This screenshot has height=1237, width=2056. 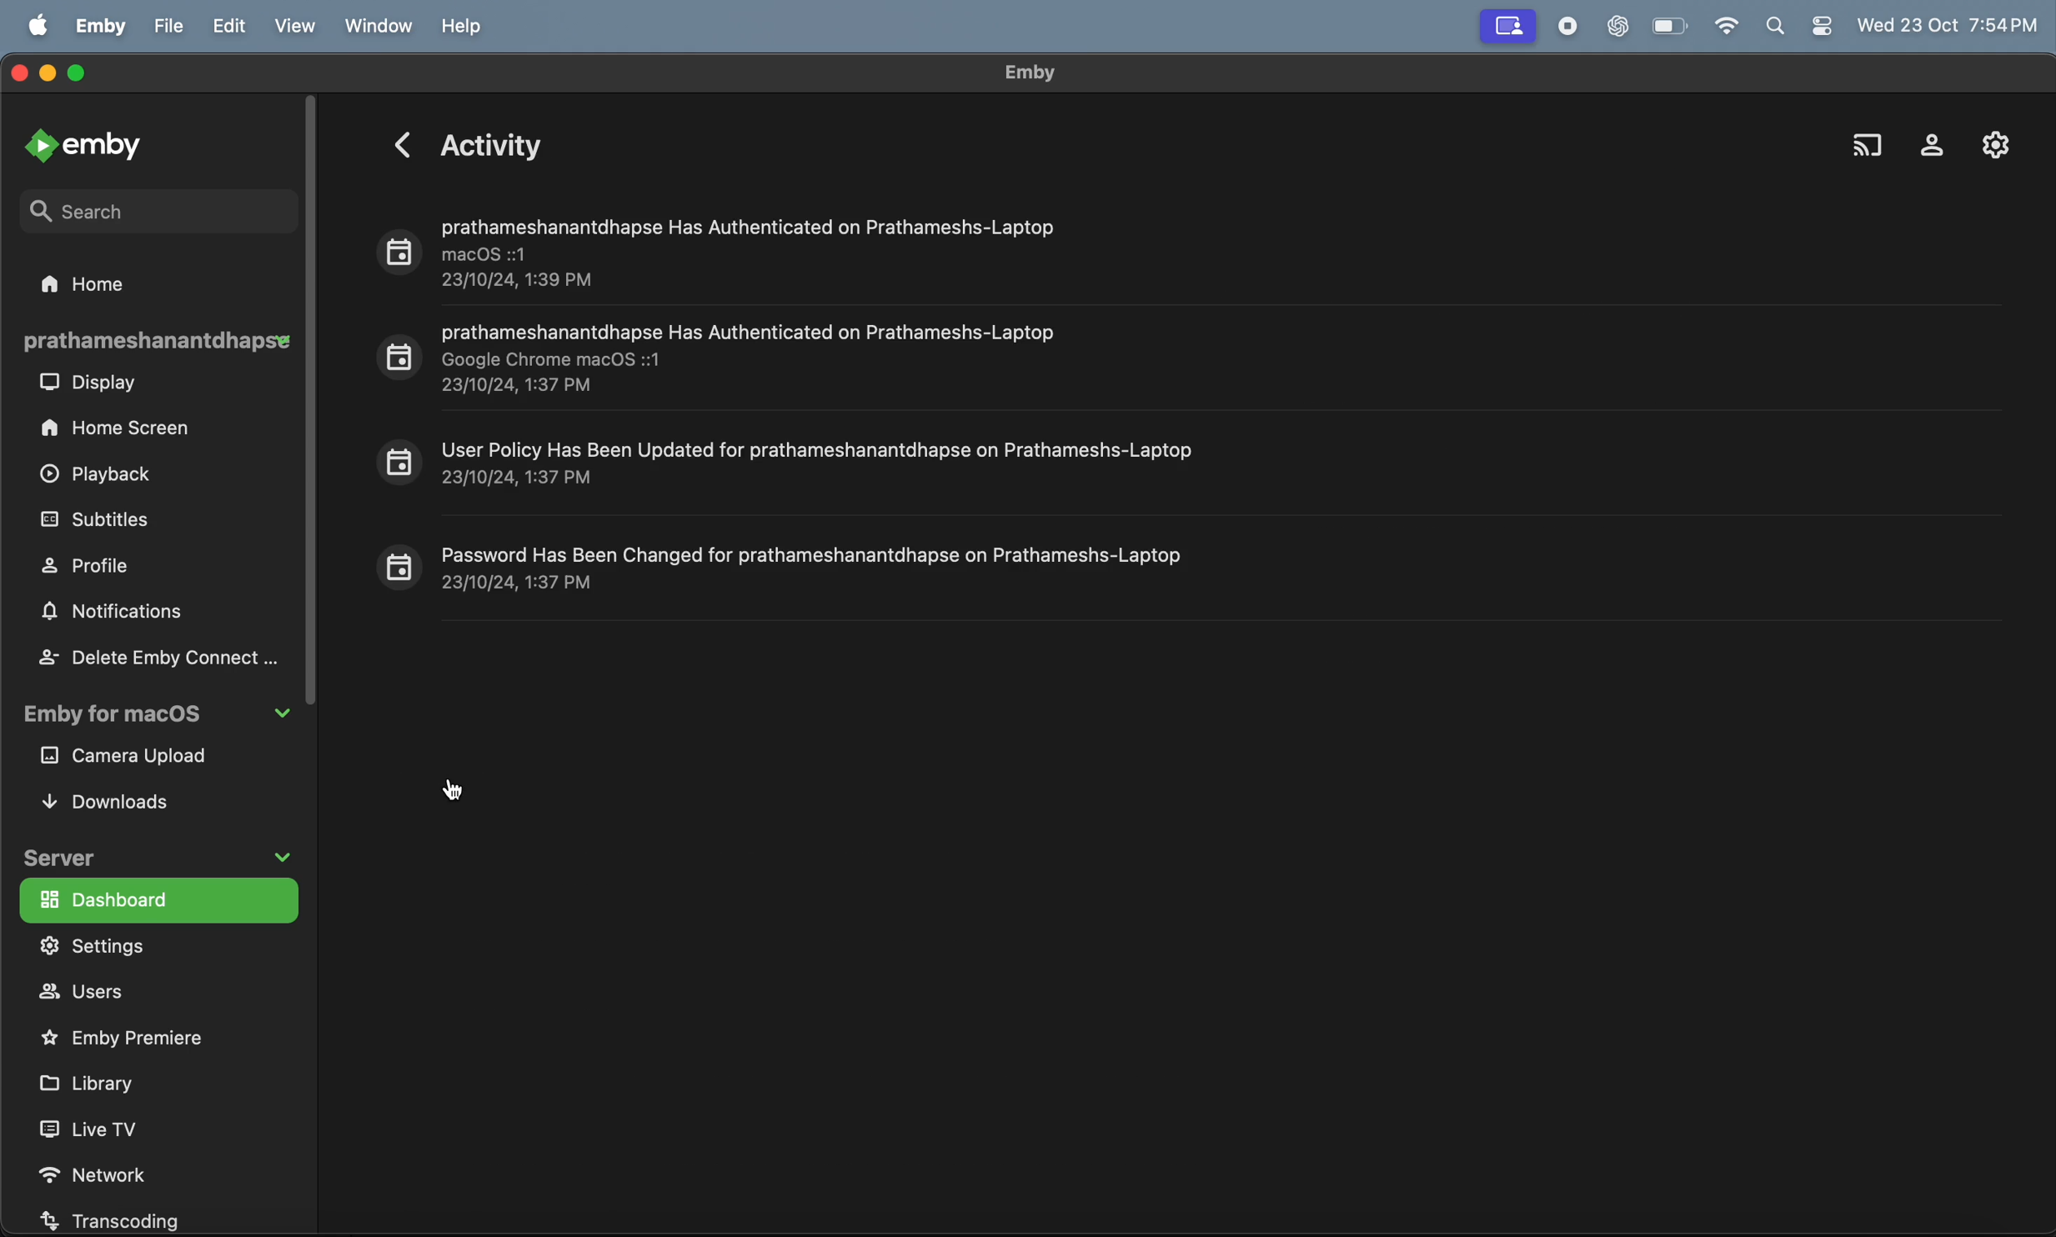 What do you see at coordinates (794, 461) in the screenshot?
I see `8 User Policy Has Been Updated for prathameshanantdhapse on Prathameshs-Laptop
23/10/24, 1:37 PM` at bounding box center [794, 461].